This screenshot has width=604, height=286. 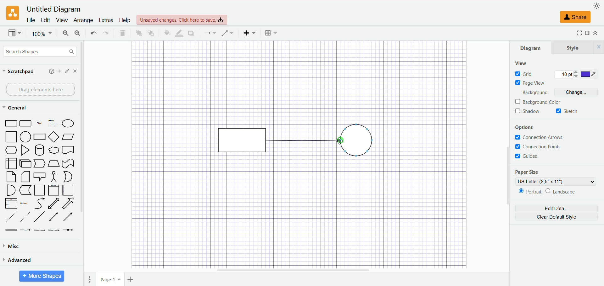 I want to click on Vertical Page, so click(x=54, y=190).